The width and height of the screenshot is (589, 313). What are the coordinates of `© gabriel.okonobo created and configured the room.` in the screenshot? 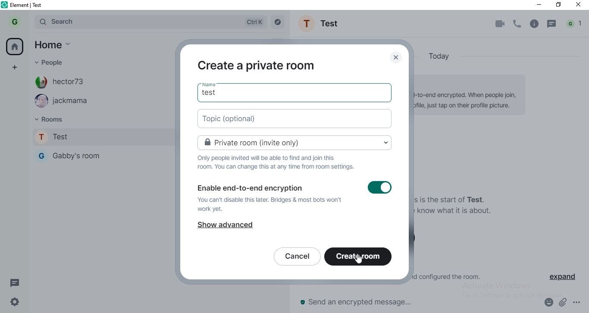 It's located at (451, 276).